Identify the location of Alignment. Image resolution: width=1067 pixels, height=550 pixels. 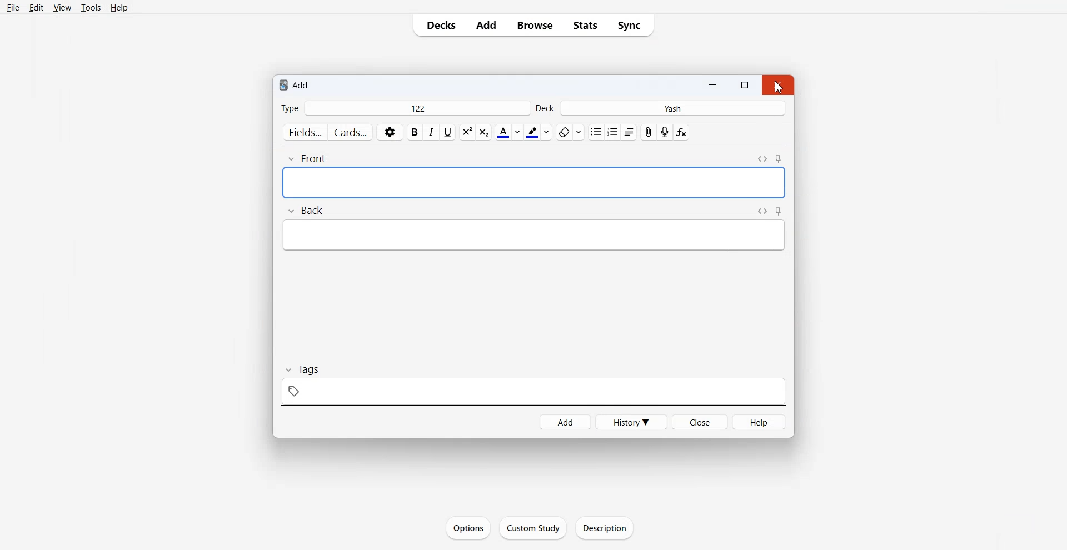
(629, 132).